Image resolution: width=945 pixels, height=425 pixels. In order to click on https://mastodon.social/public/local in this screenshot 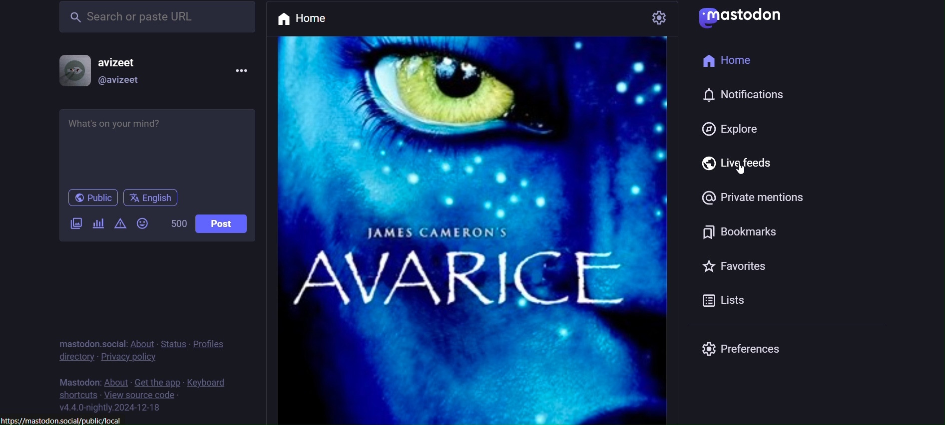, I will do `click(62, 419)`.